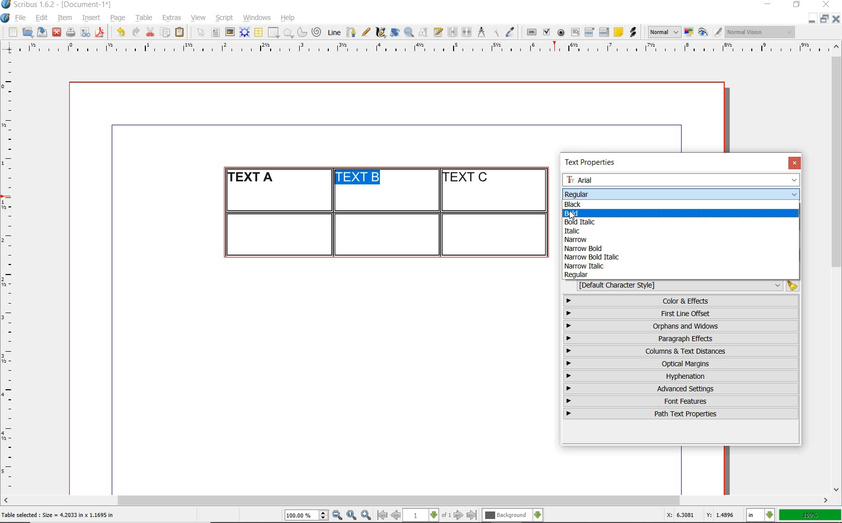  What do you see at coordinates (438, 32) in the screenshot?
I see `edit text with story editor` at bounding box center [438, 32].